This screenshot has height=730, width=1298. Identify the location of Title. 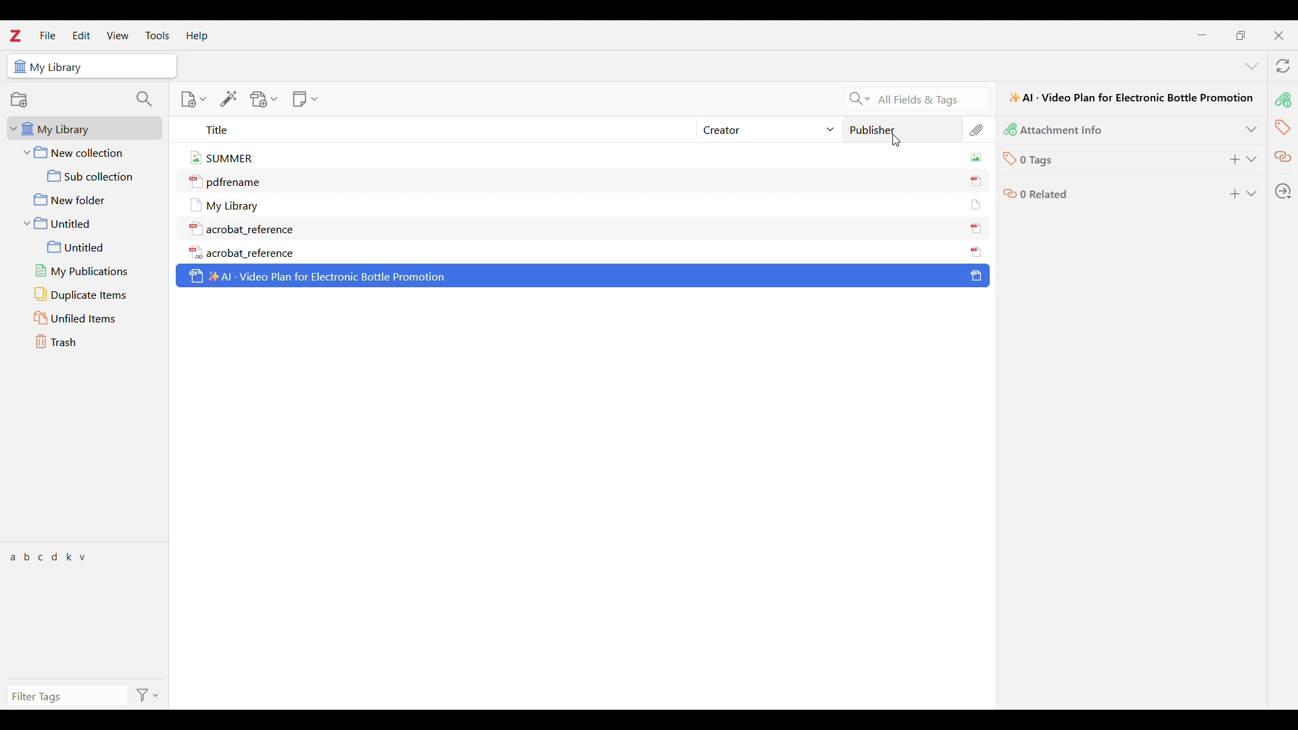
(434, 129).